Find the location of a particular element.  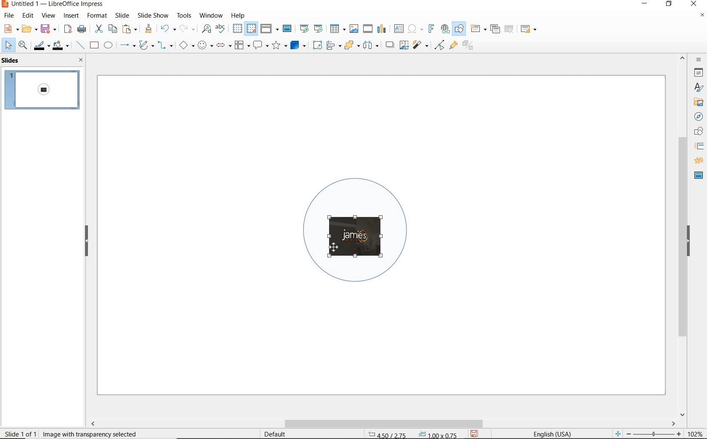

scrollbar is located at coordinates (683, 235).